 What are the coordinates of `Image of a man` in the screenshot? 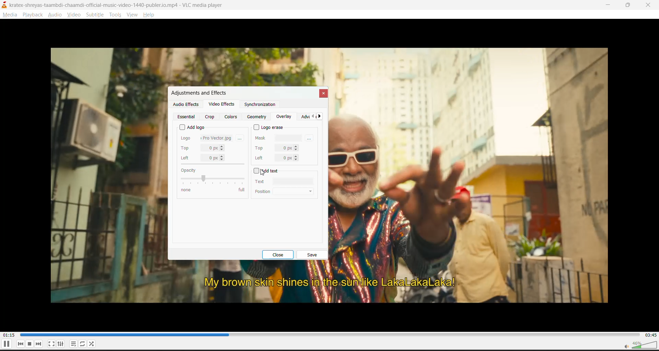 It's located at (477, 157).